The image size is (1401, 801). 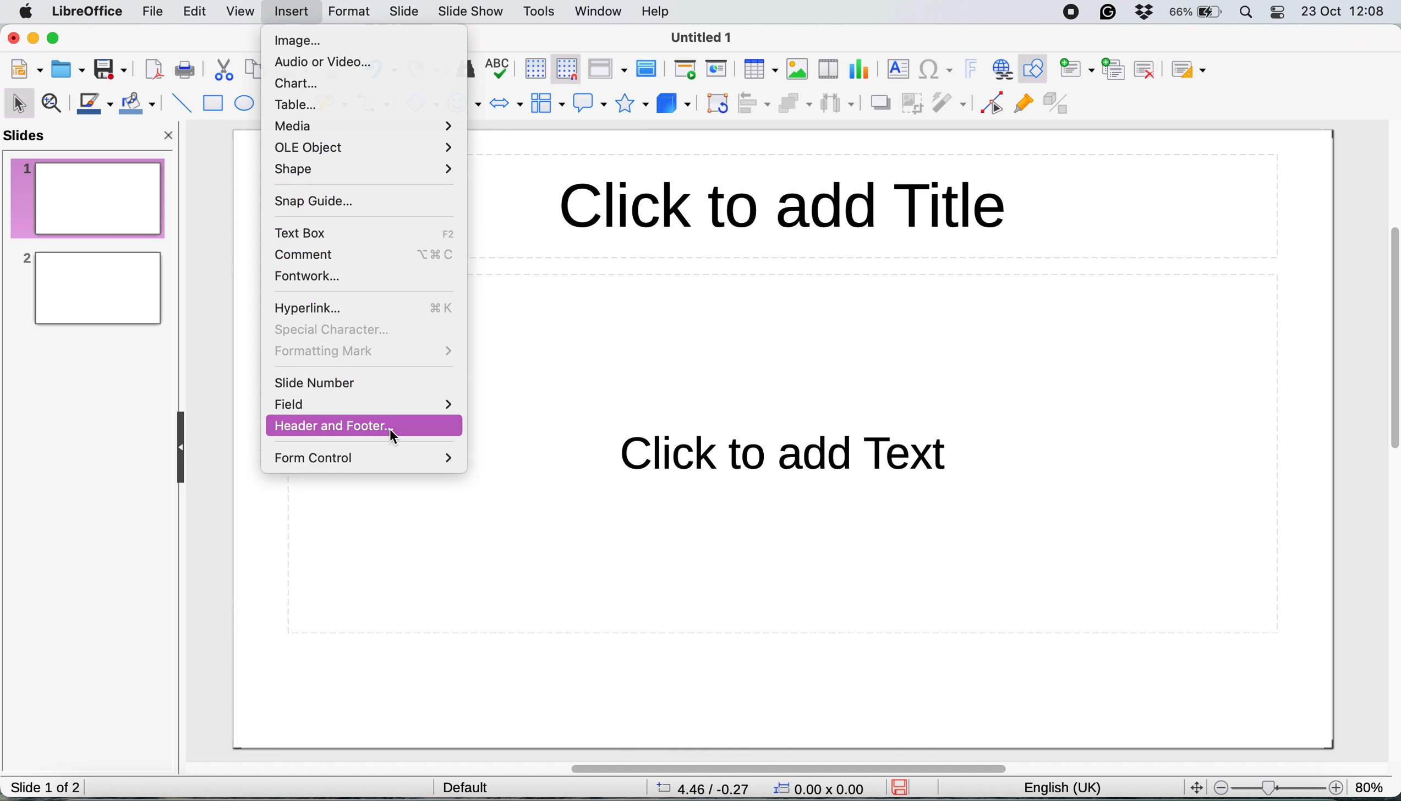 What do you see at coordinates (289, 10) in the screenshot?
I see `insert` at bounding box center [289, 10].